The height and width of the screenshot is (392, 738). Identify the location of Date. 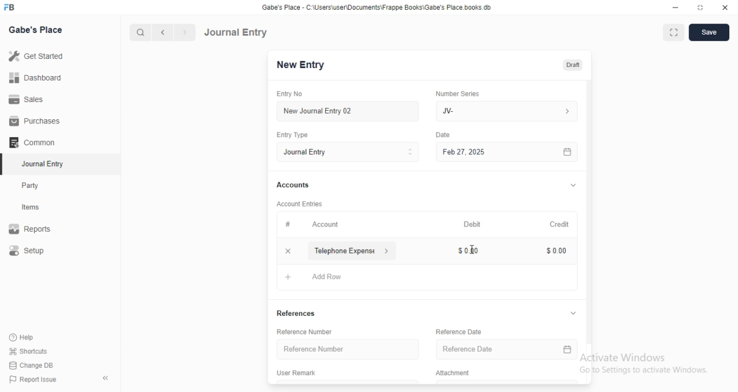
(445, 134).